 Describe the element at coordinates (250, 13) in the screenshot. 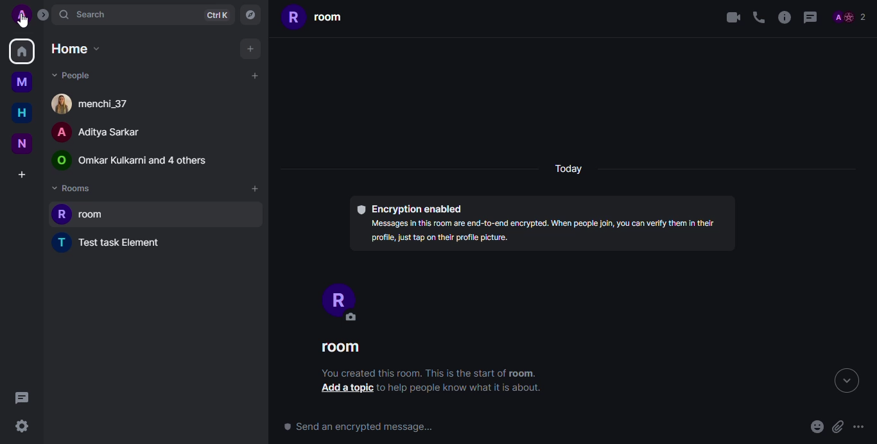

I see `navigator` at that location.